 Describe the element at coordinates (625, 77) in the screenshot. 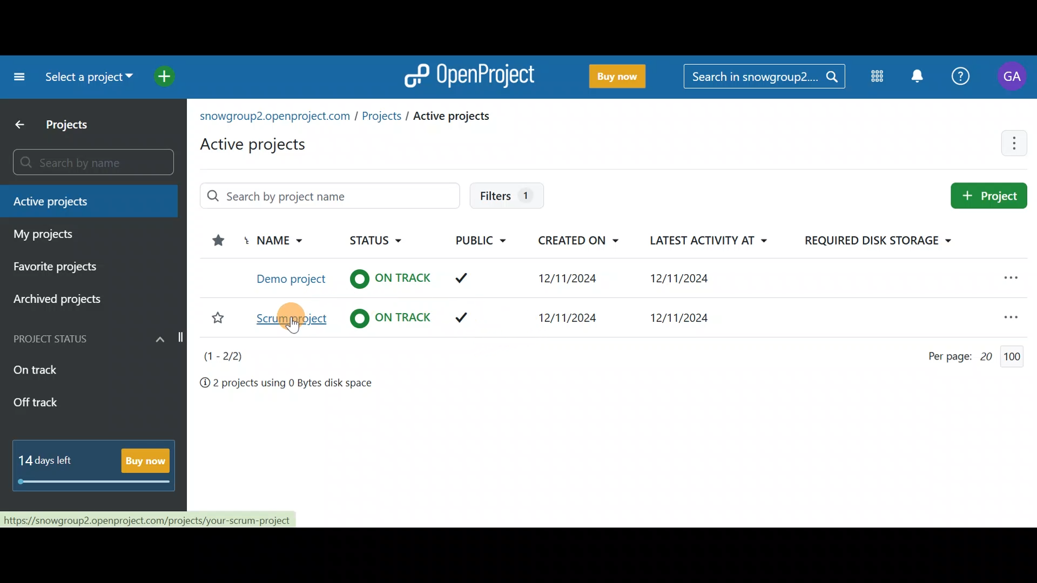

I see `Buy now` at that location.